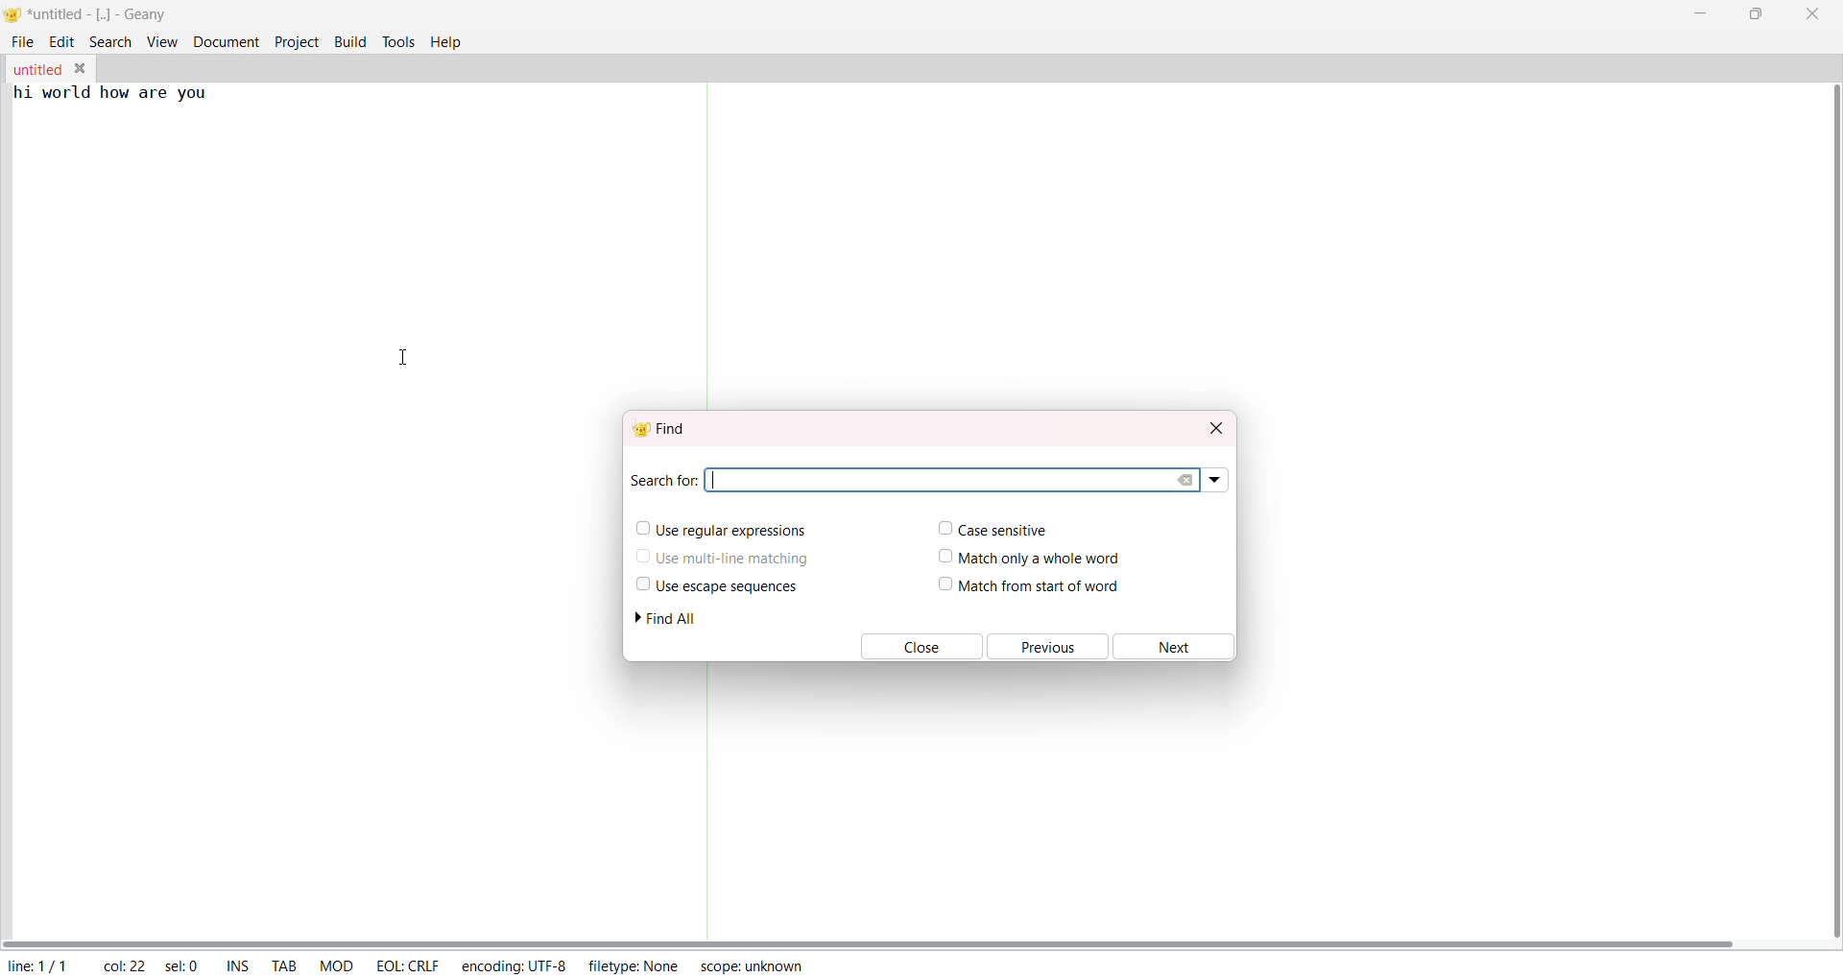  Describe the element at coordinates (657, 428) in the screenshot. I see `find` at that location.